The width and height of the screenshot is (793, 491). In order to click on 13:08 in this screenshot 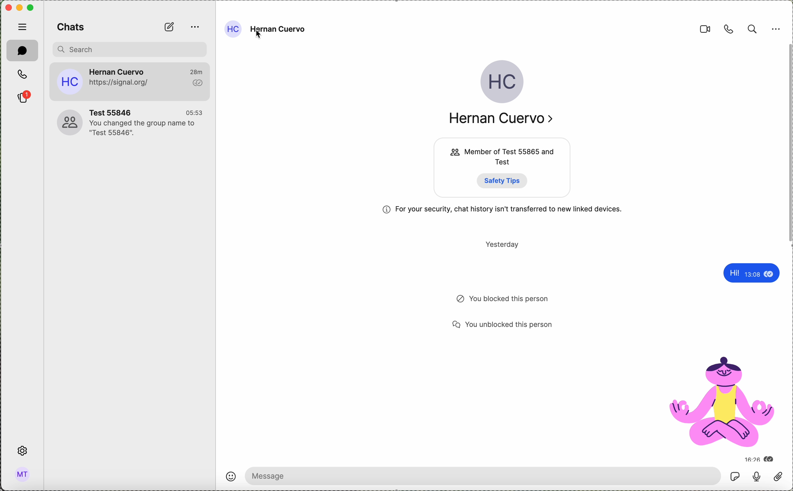, I will do `click(751, 276)`.